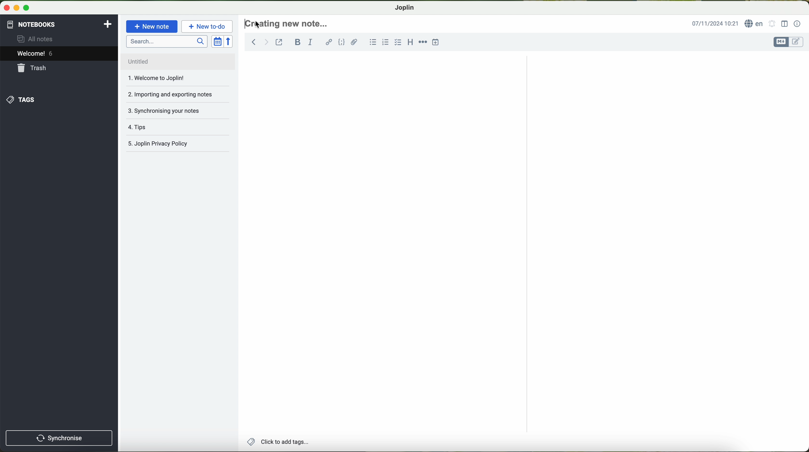 This screenshot has height=452, width=809. Describe the element at coordinates (166, 41) in the screenshot. I see `search bar` at that location.